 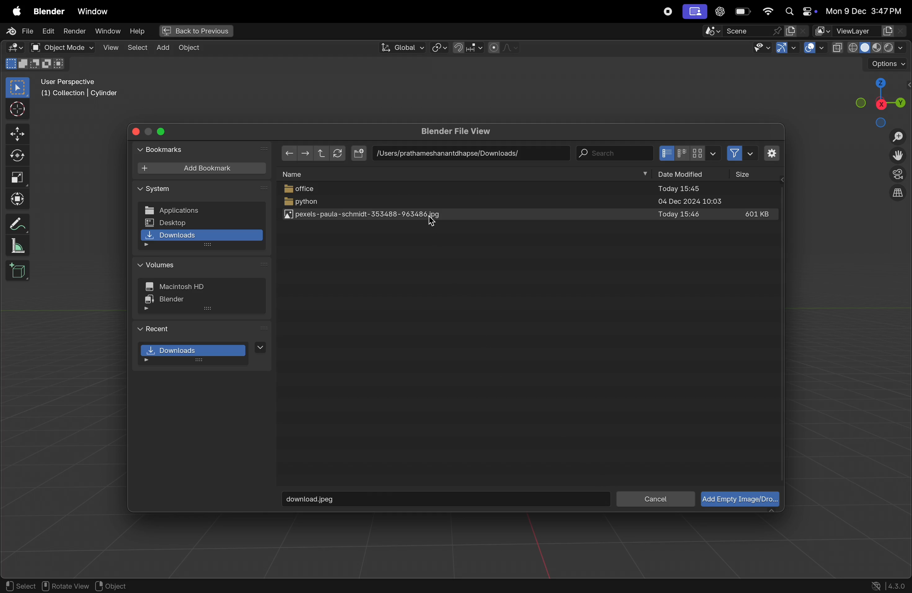 What do you see at coordinates (82, 89) in the screenshot?
I see `user perspective` at bounding box center [82, 89].